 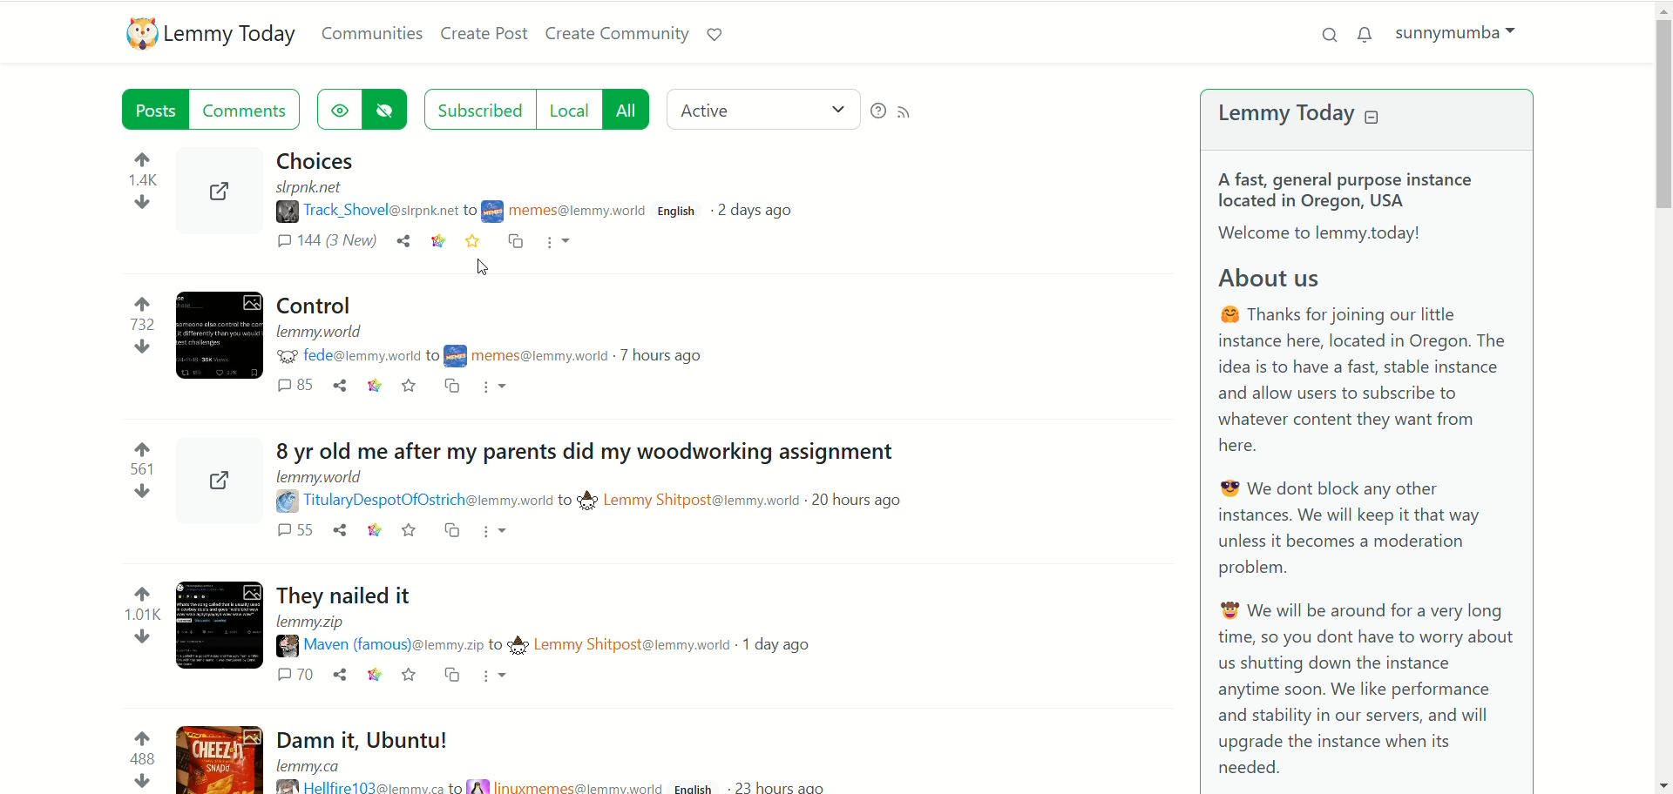 I want to click on Pointer (clicked save), so click(x=479, y=266).